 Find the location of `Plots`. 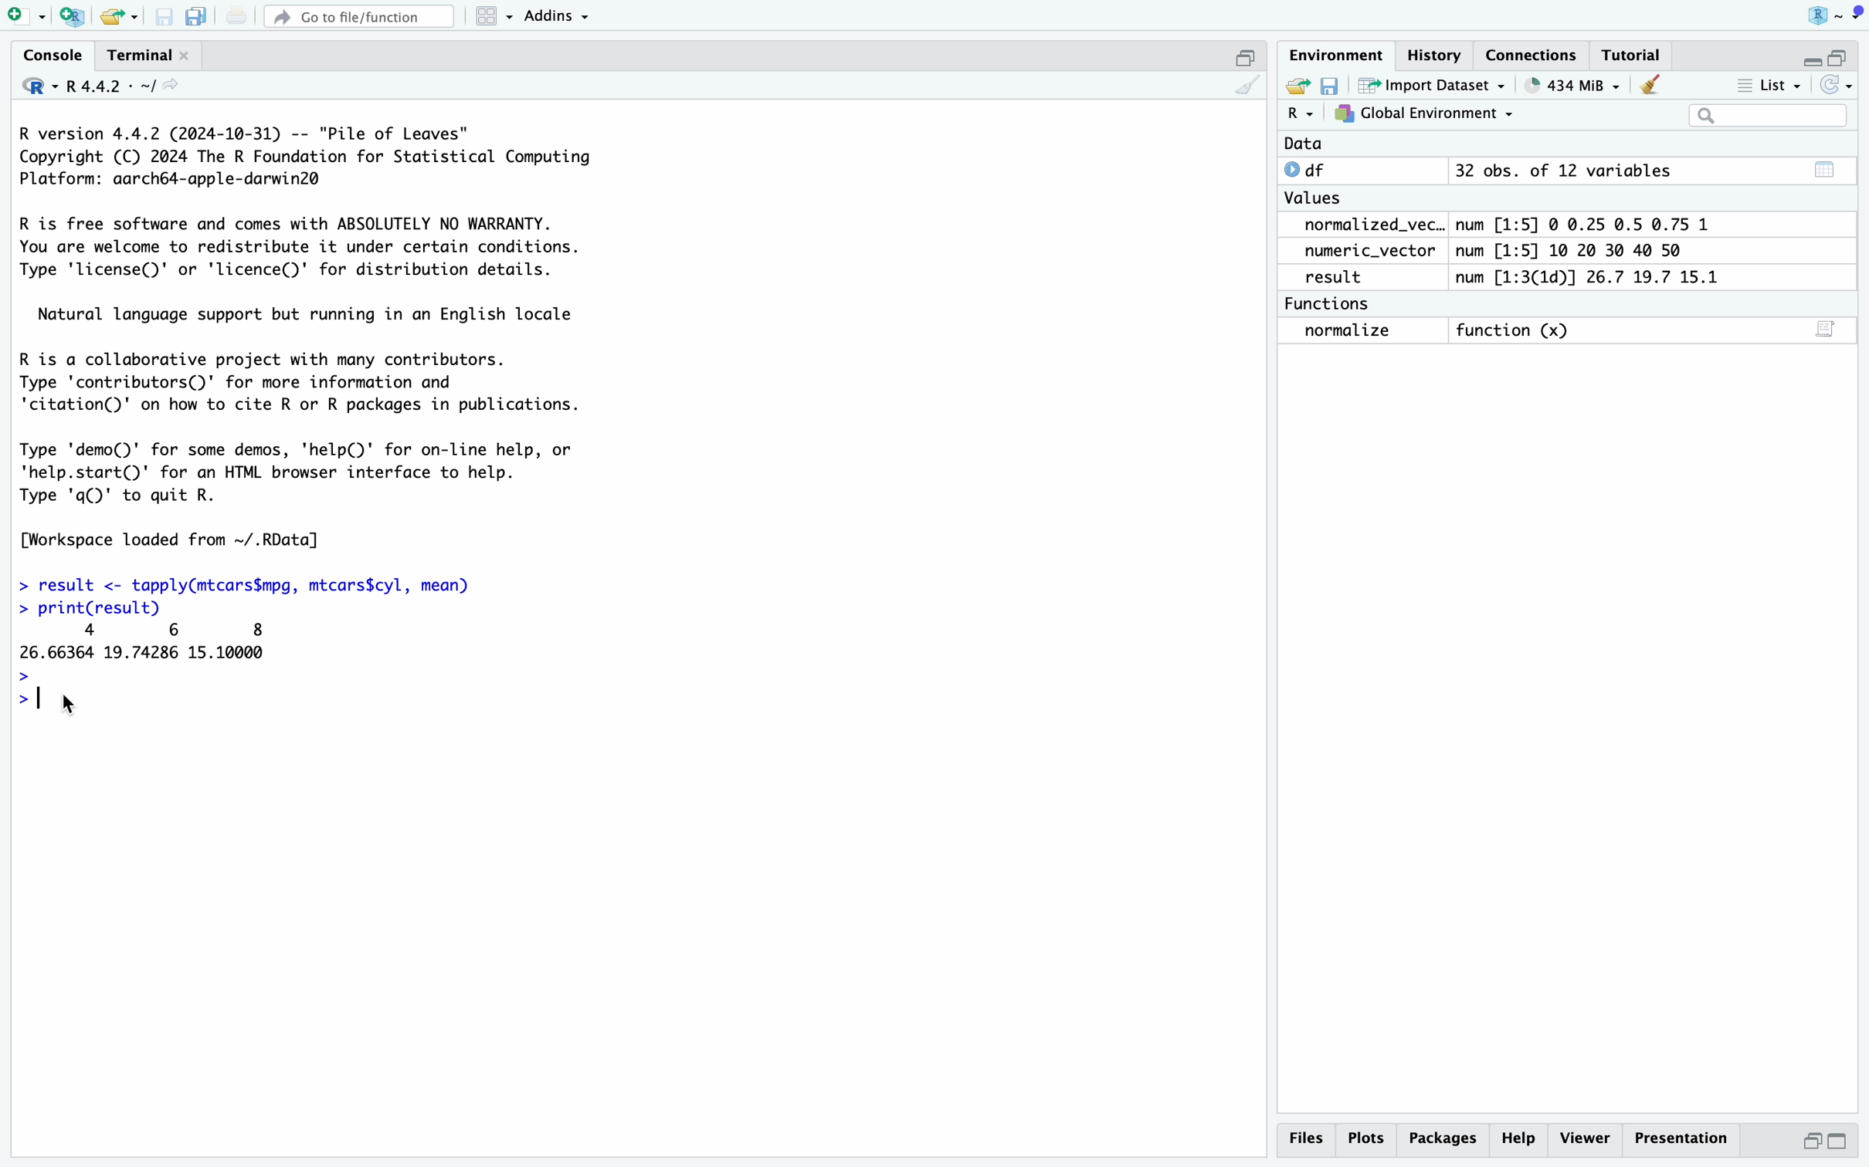

Plots is located at coordinates (1366, 1138).